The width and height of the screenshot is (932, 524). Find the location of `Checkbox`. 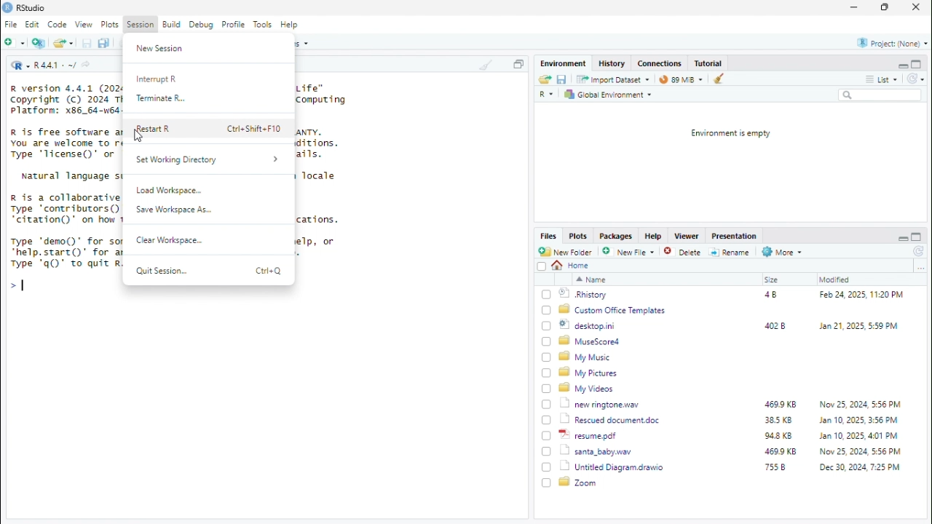

Checkbox is located at coordinates (547, 357).